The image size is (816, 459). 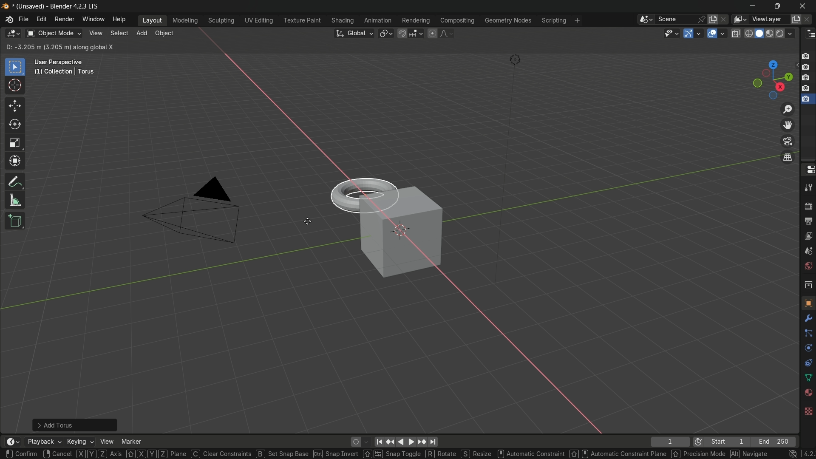 What do you see at coordinates (54, 7) in the screenshot?
I see `(Unsaved) - Blender 4.2.3 LTS` at bounding box center [54, 7].